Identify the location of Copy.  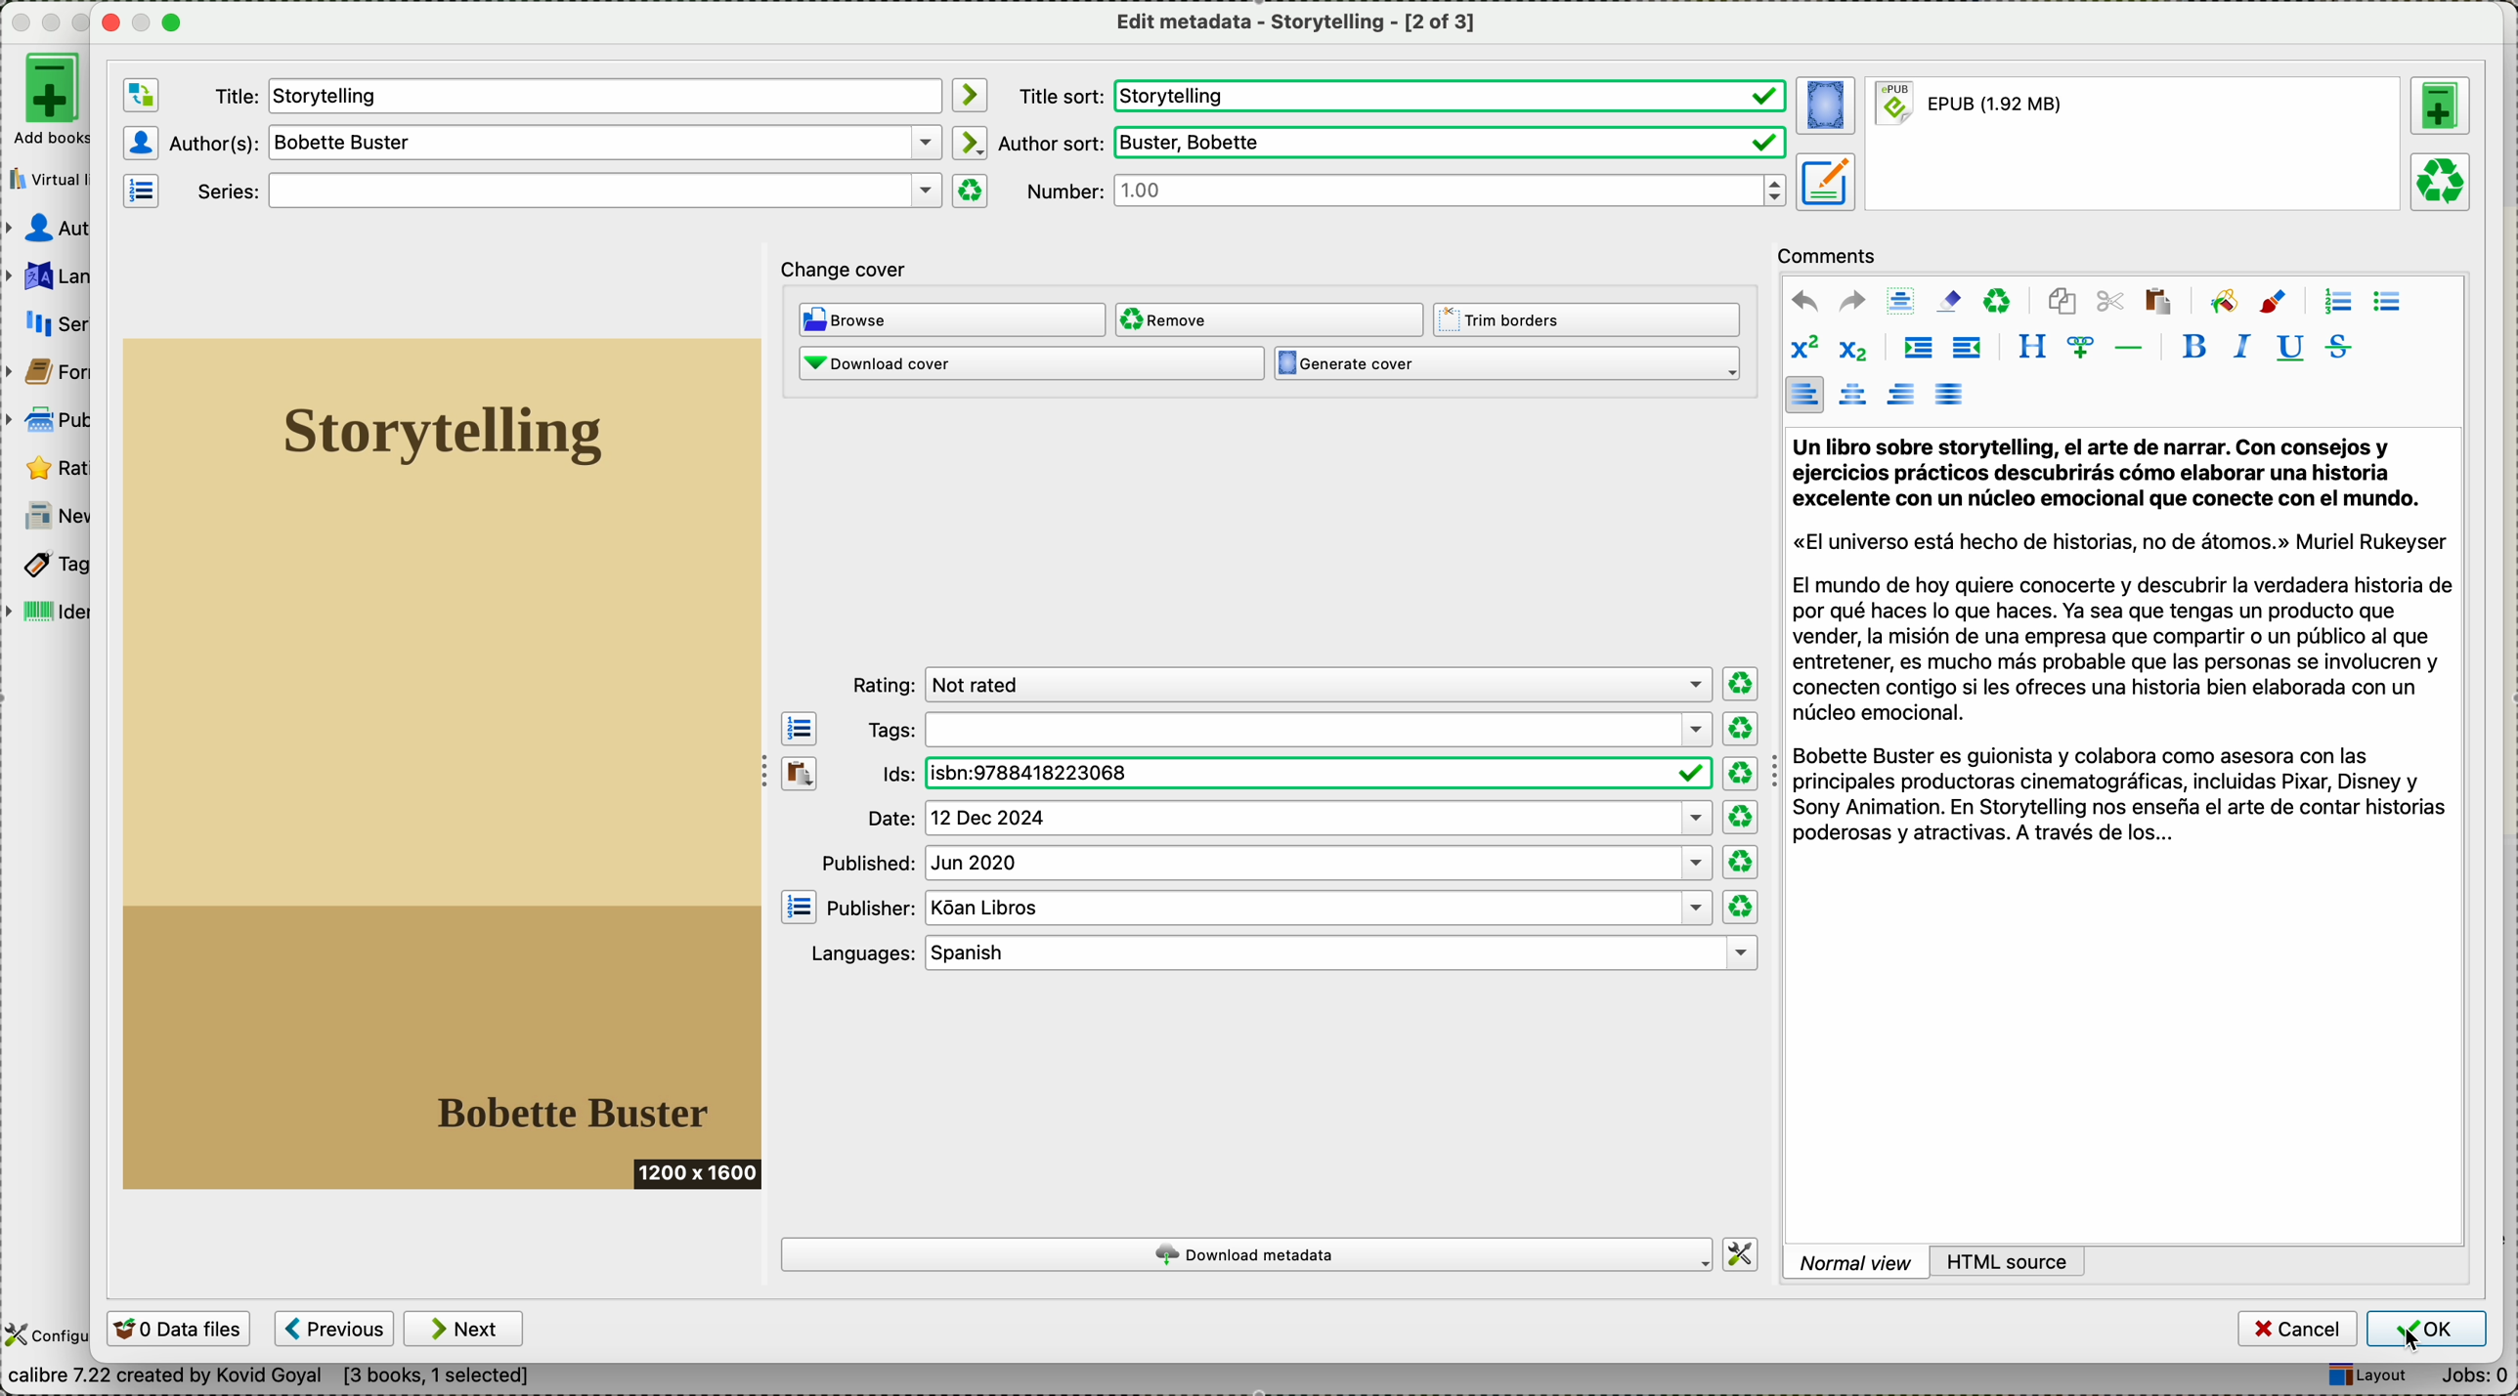
(798, 821).